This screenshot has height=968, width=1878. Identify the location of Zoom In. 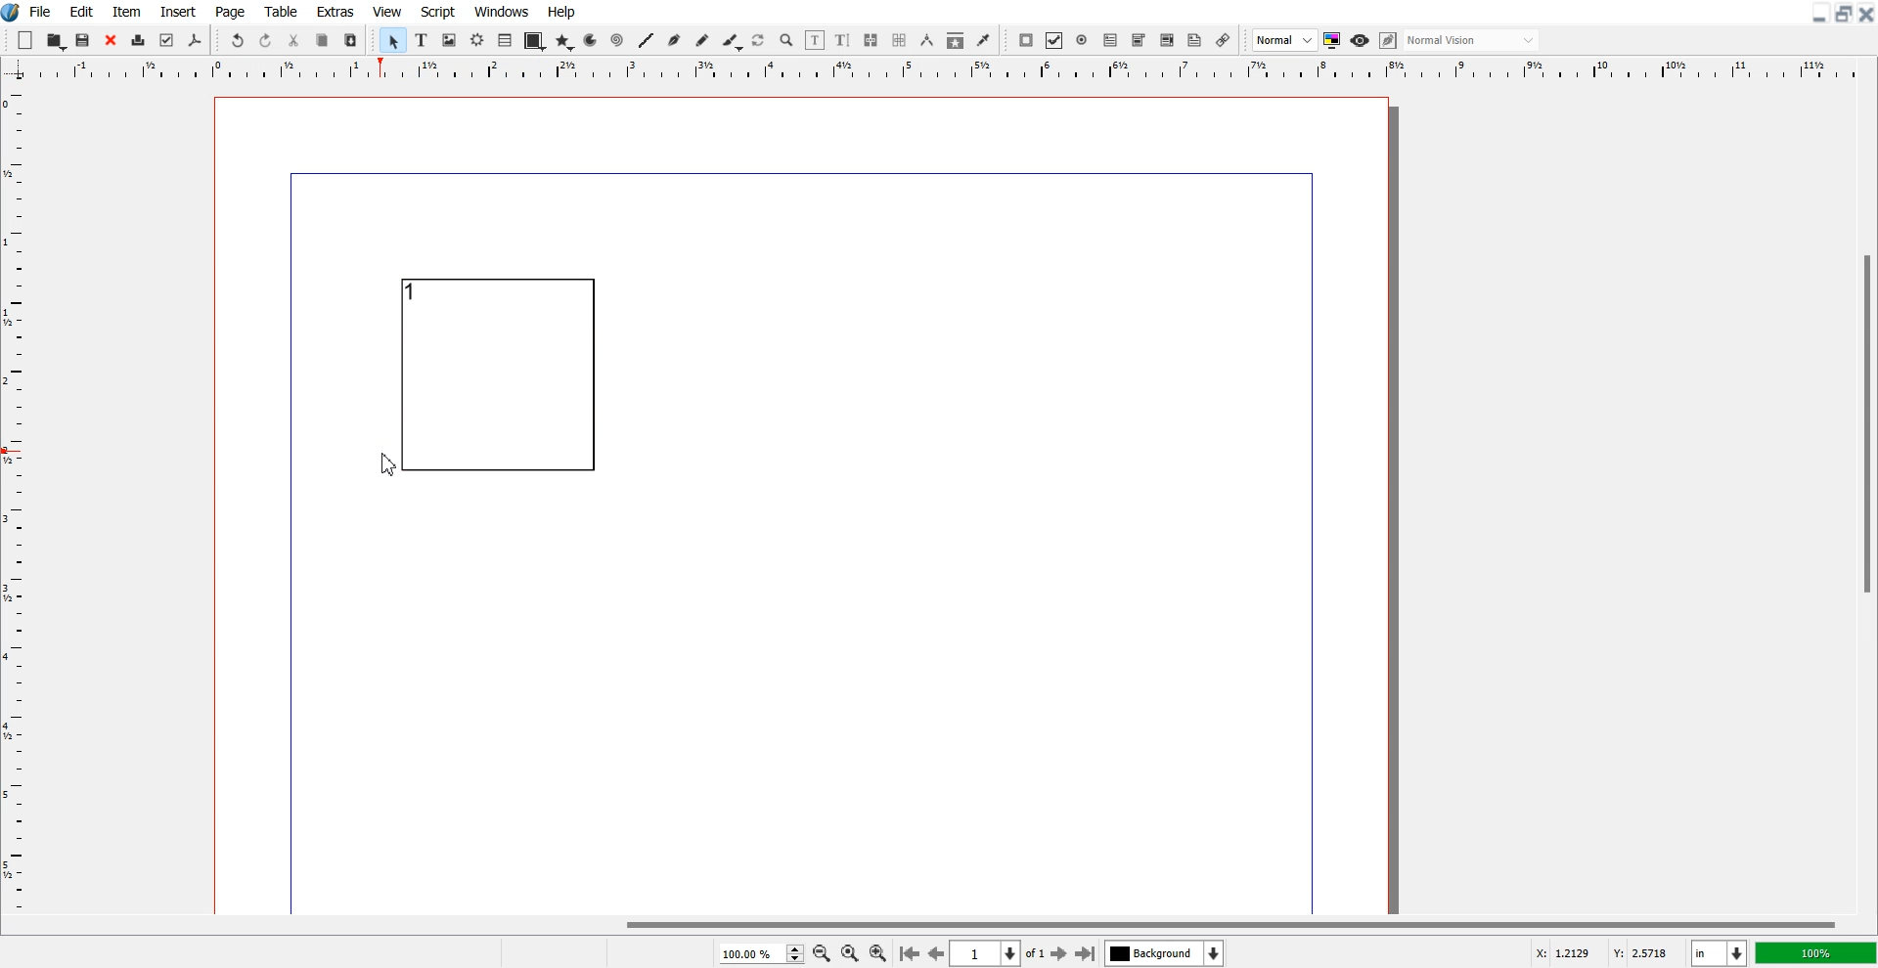
(878, 952).